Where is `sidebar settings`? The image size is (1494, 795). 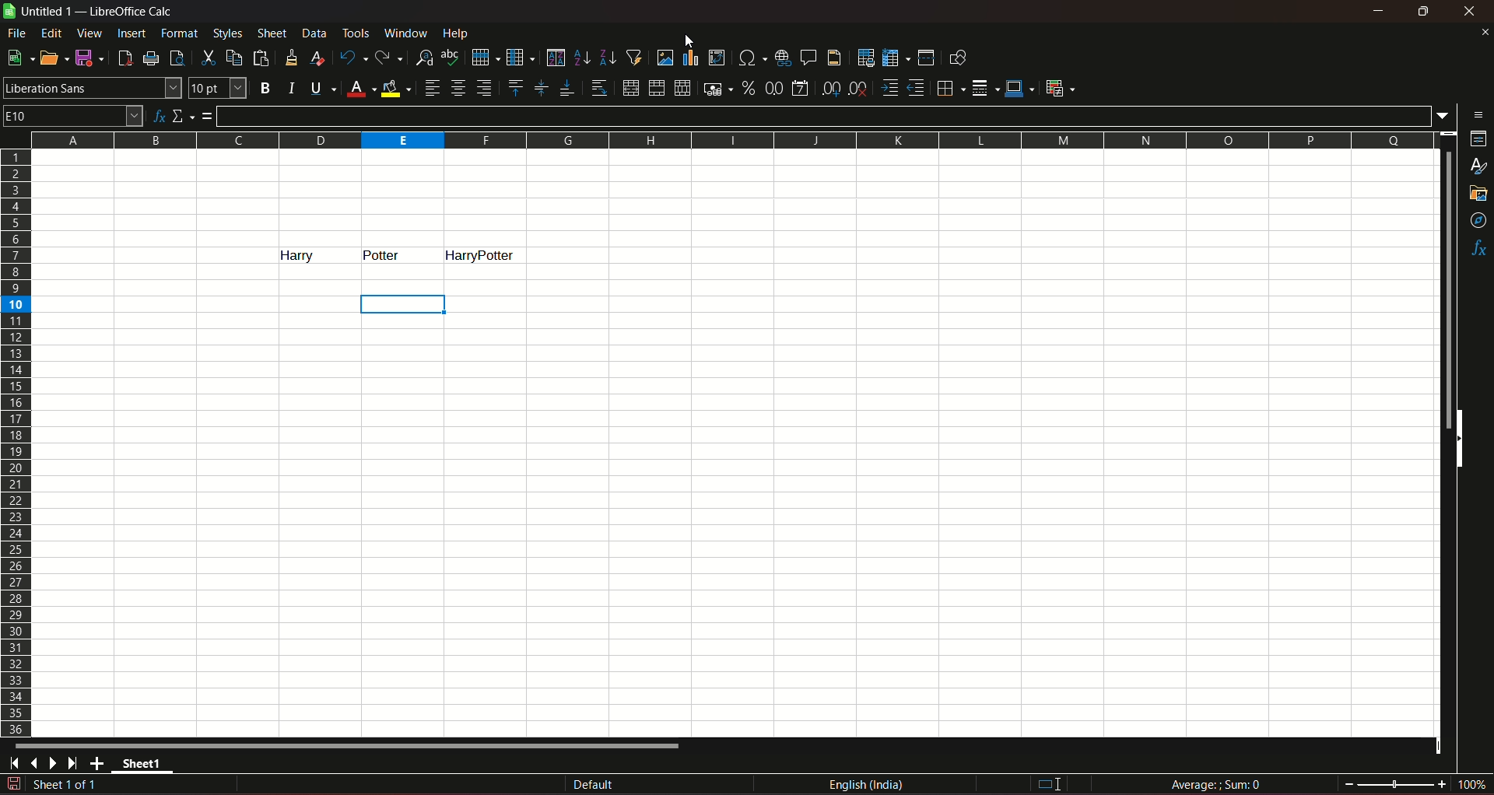
sidebar settings is located at coordinates (1479, 114).